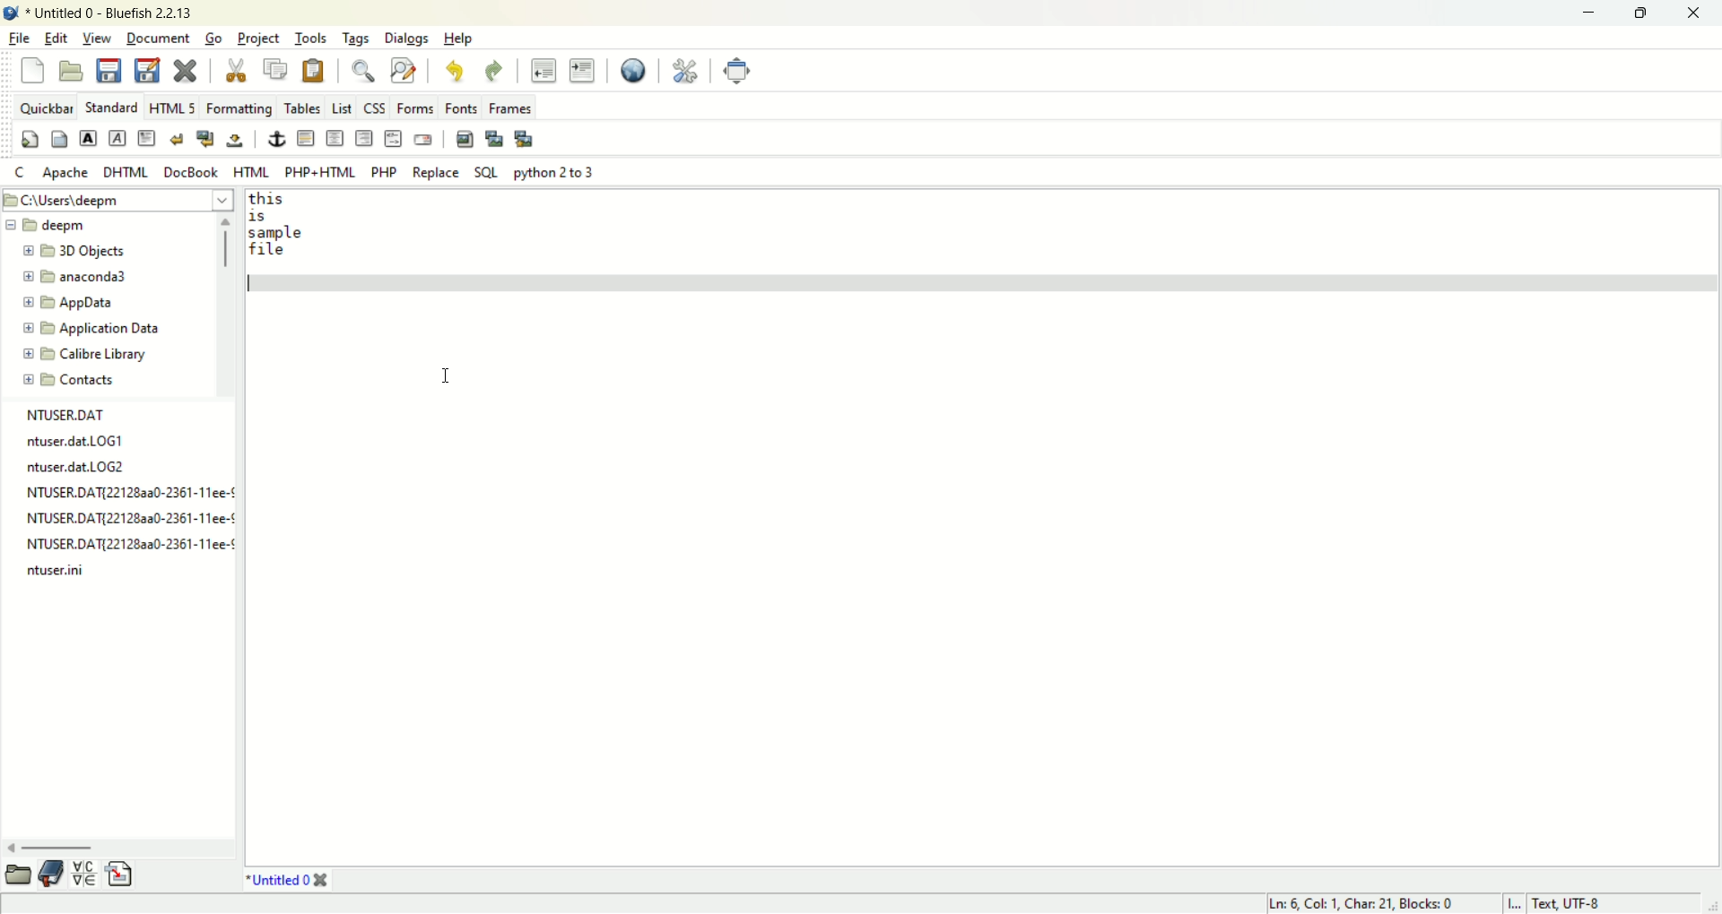 The width and height of the screenshot is (1722, 914). Describe the element at coordinates (64, 569) in the screenshot. I see `ntuser.ini` at that location.